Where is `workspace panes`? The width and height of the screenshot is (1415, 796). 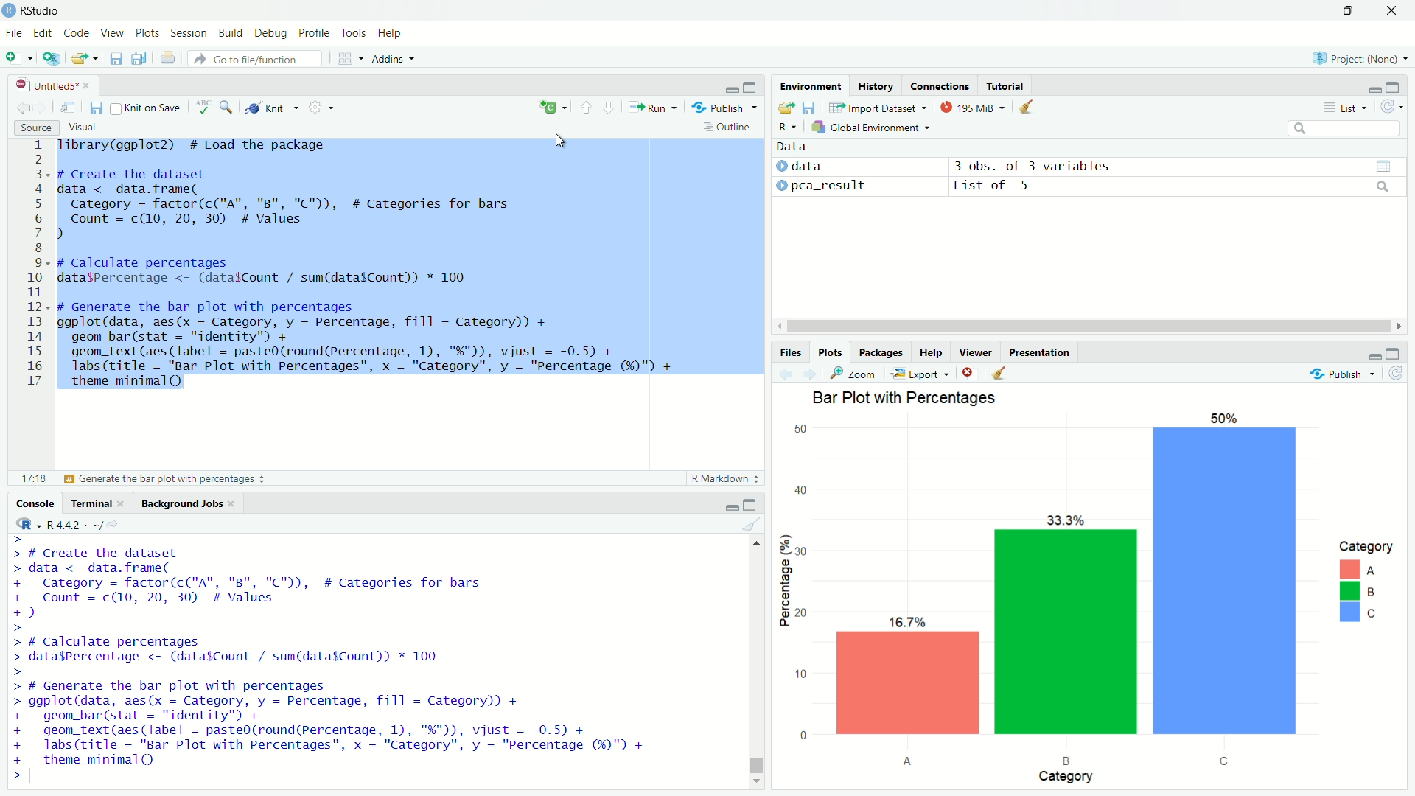 workspace panes is located at coordinates (347, 57).